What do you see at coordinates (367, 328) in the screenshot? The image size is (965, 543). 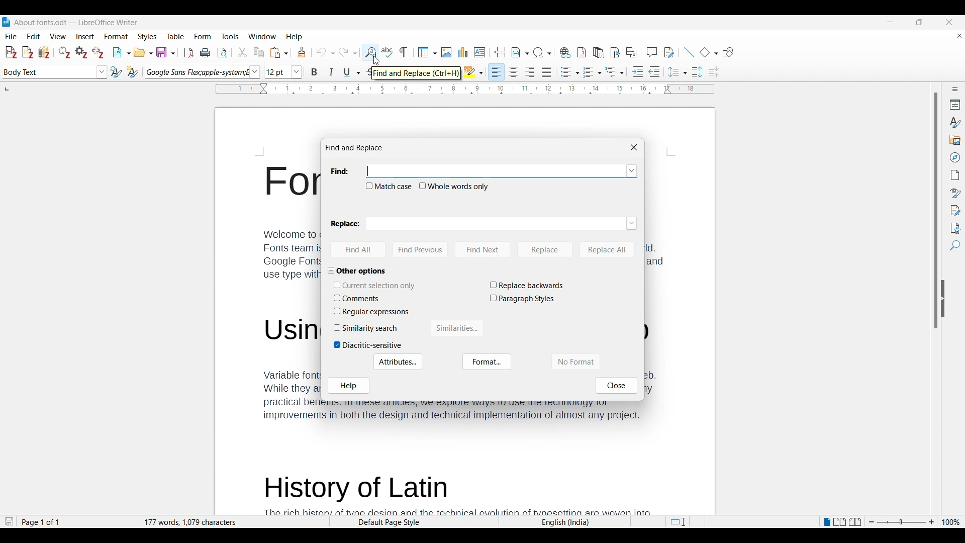 I see `Toggle for Similarity search` at bounding box center [367, 328].